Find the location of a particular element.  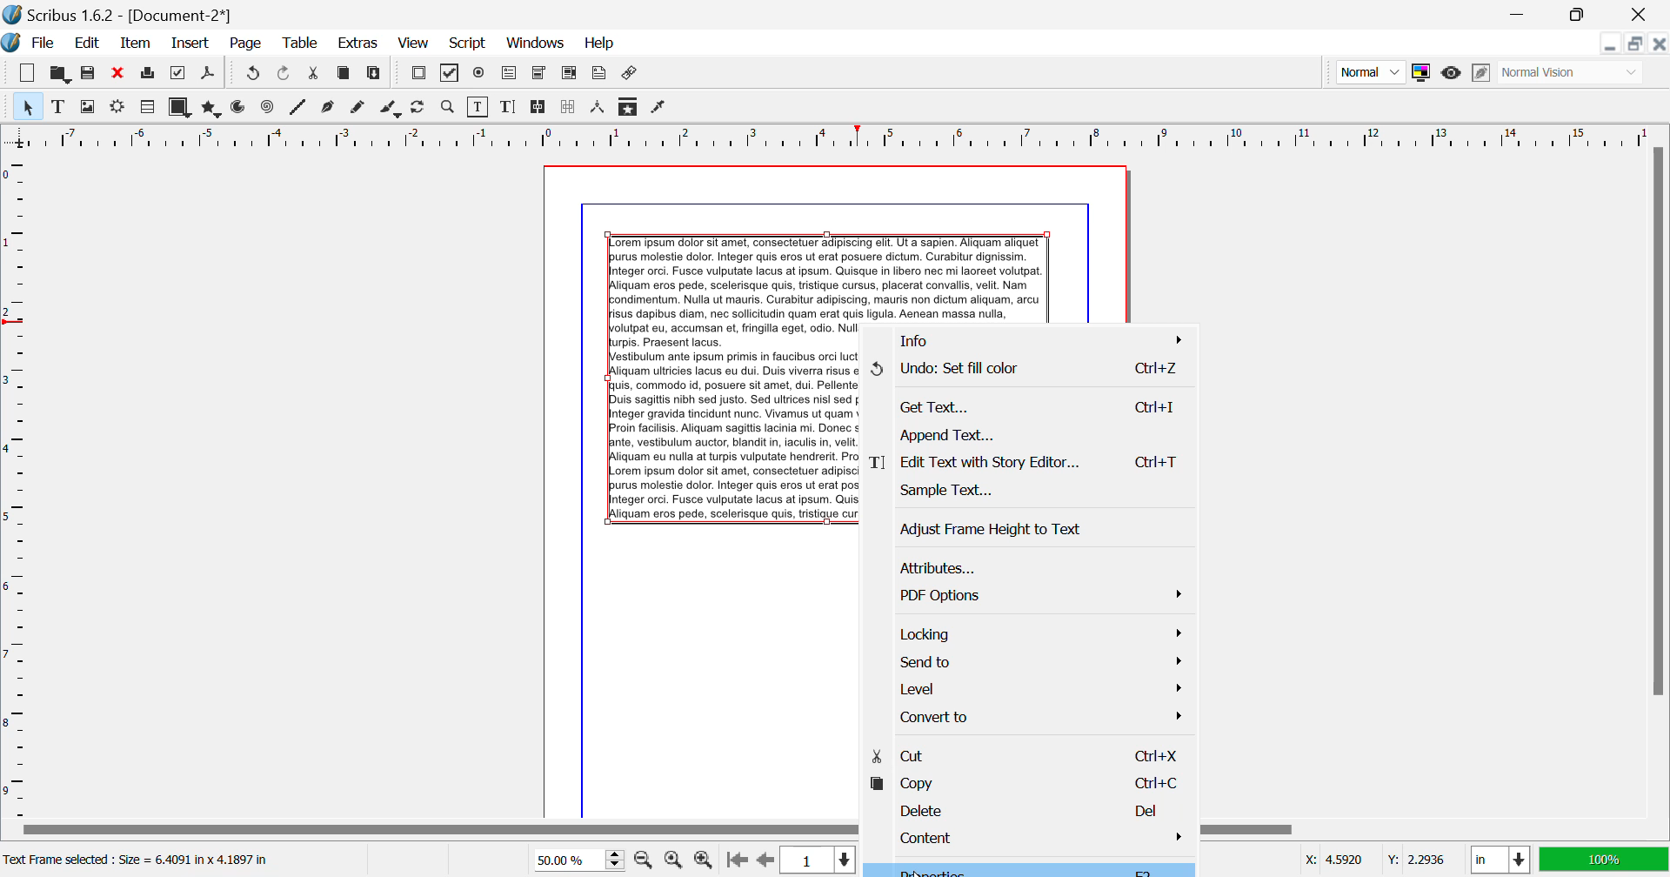

Page is located at coordinates (244, 44).